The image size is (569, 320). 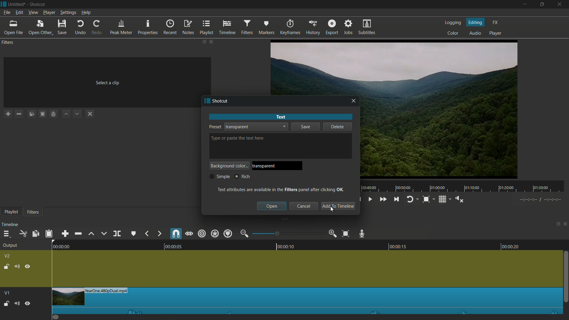 I want to click on close app, so click(x=560, y=4).